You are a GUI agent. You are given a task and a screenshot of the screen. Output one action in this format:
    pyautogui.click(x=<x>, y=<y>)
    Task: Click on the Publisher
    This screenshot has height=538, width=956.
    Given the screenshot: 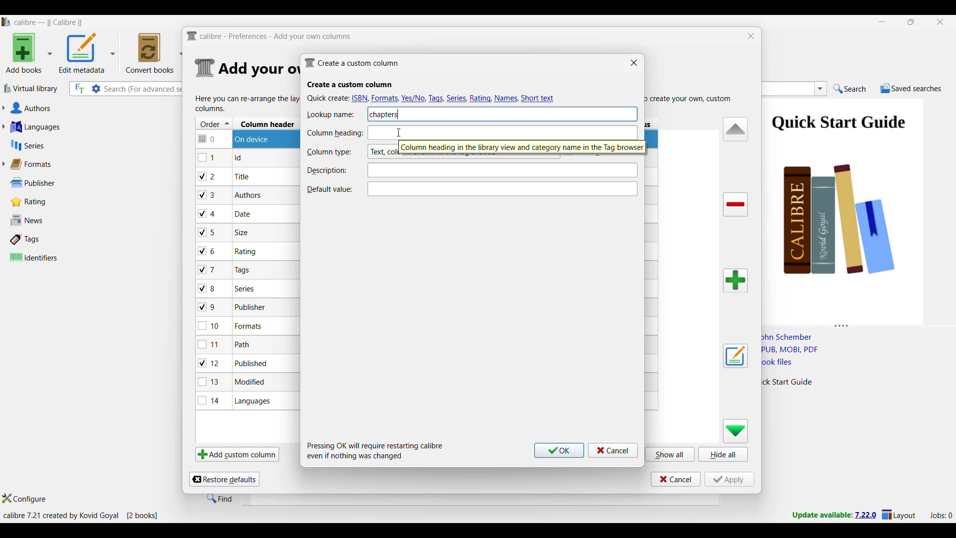 What is the action you would take?
    pyautogui.click(x=44, y=183)
    